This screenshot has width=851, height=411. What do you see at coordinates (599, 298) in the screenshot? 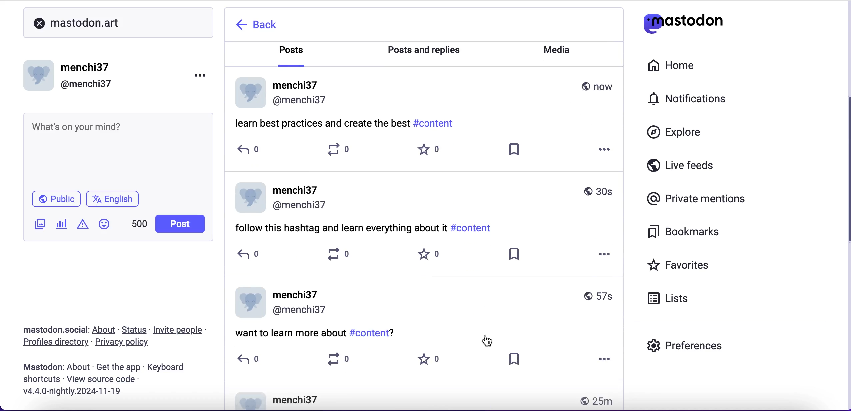
I see `57s ago` at bounding box center [599, 298].